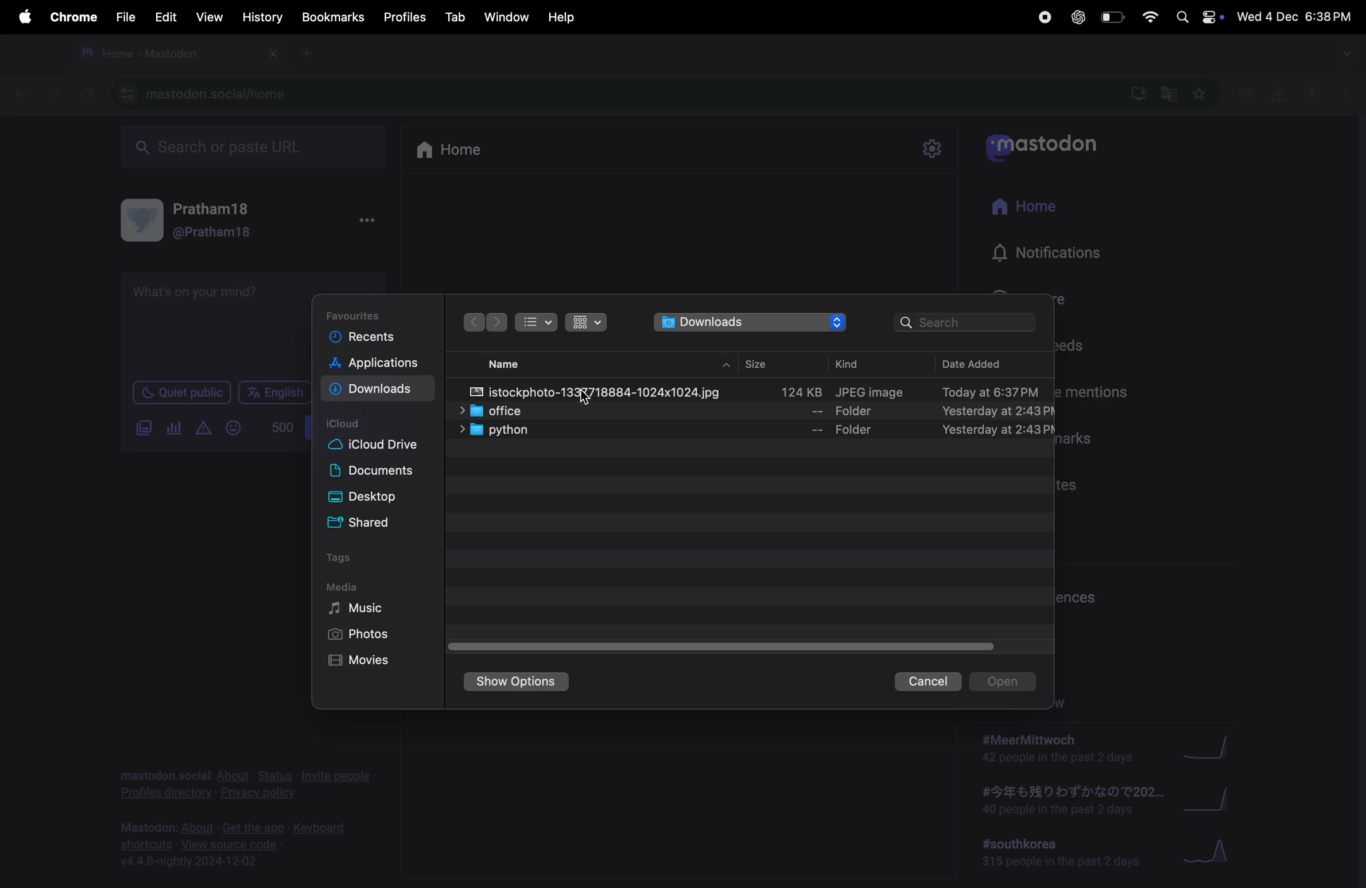  Describe the element at coordinates (258, 18) in the screenshot. I see `History` at that location.